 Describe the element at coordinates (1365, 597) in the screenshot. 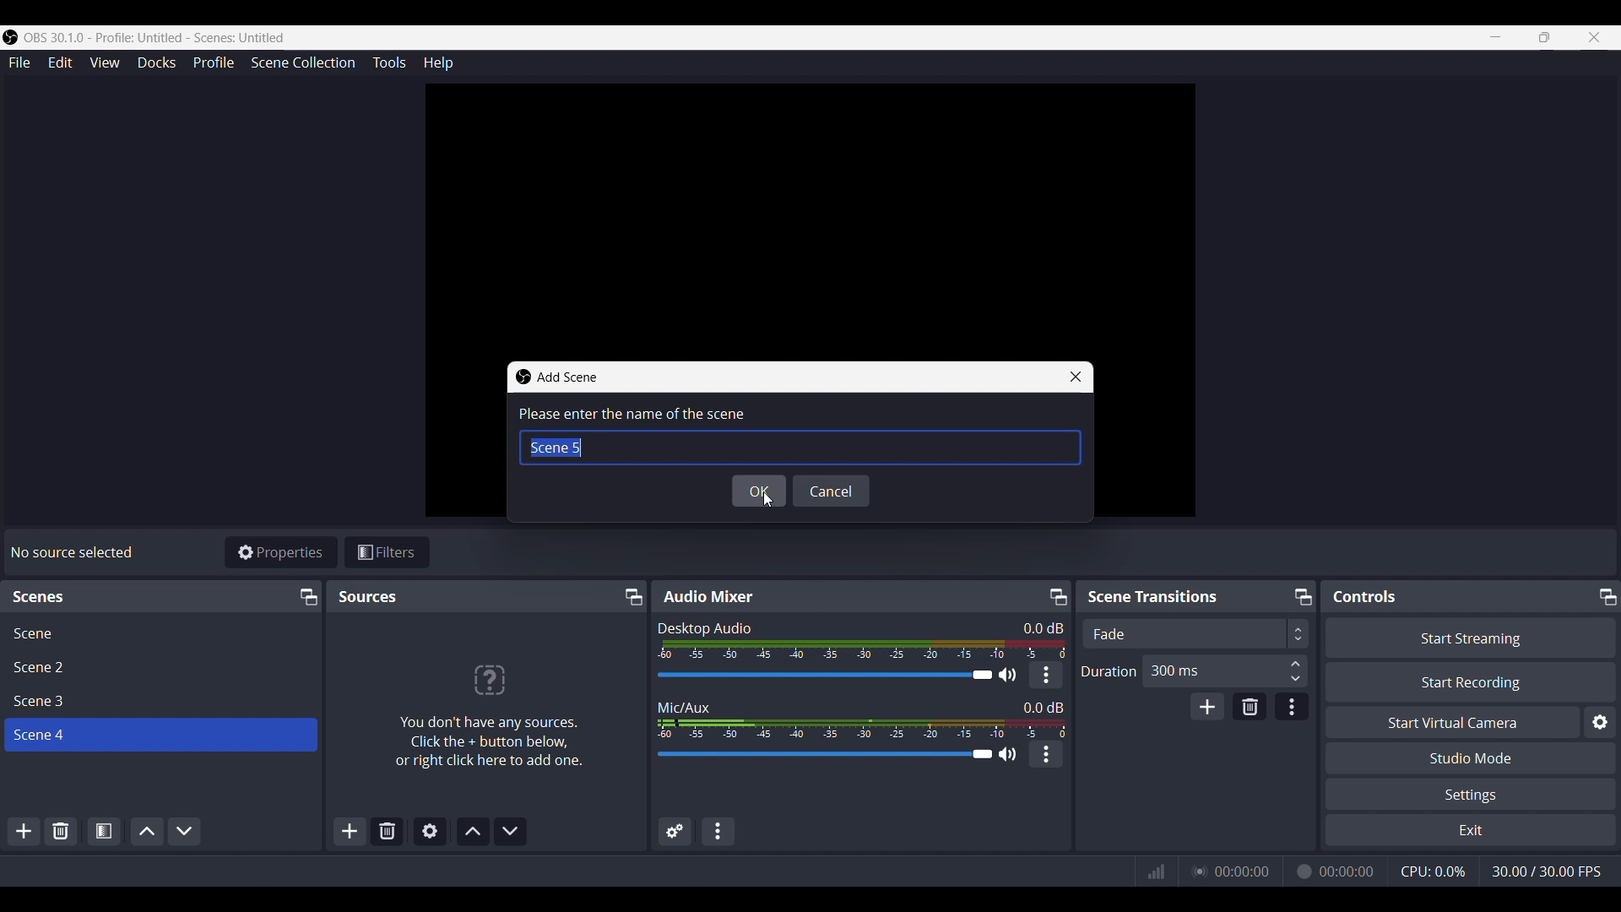

I see `Controls` at that location.